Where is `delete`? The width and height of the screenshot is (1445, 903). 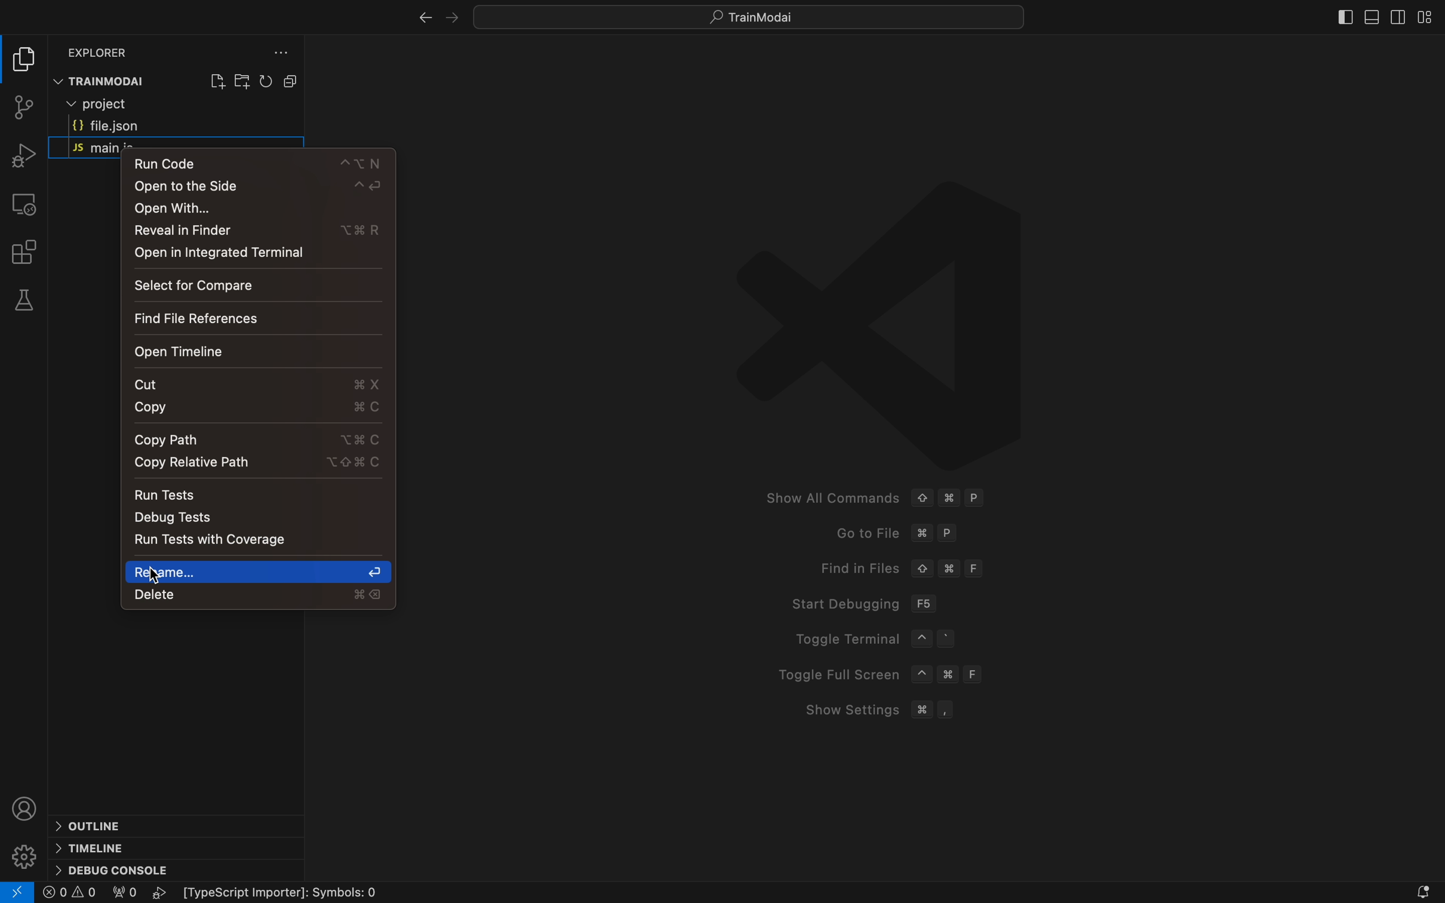
delete is located at coordinates (256, 596).